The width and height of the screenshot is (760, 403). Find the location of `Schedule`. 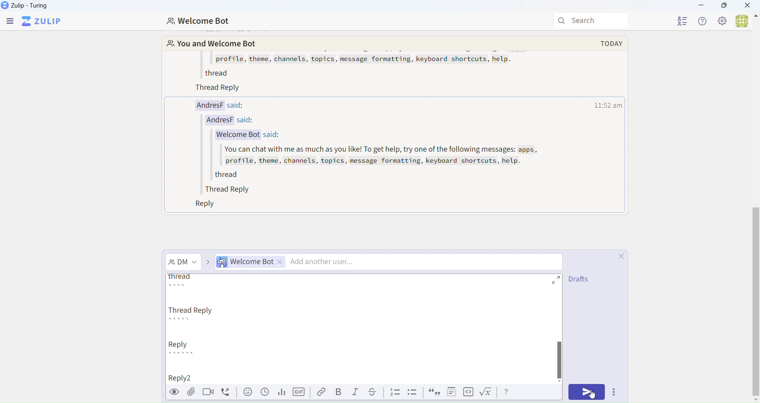

Schedule is located at coordinates (264, 393).